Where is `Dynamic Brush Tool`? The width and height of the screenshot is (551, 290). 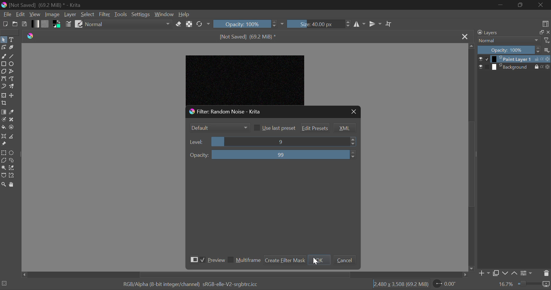
Dynamic Brush Tool is located at coordinates (3, 87).